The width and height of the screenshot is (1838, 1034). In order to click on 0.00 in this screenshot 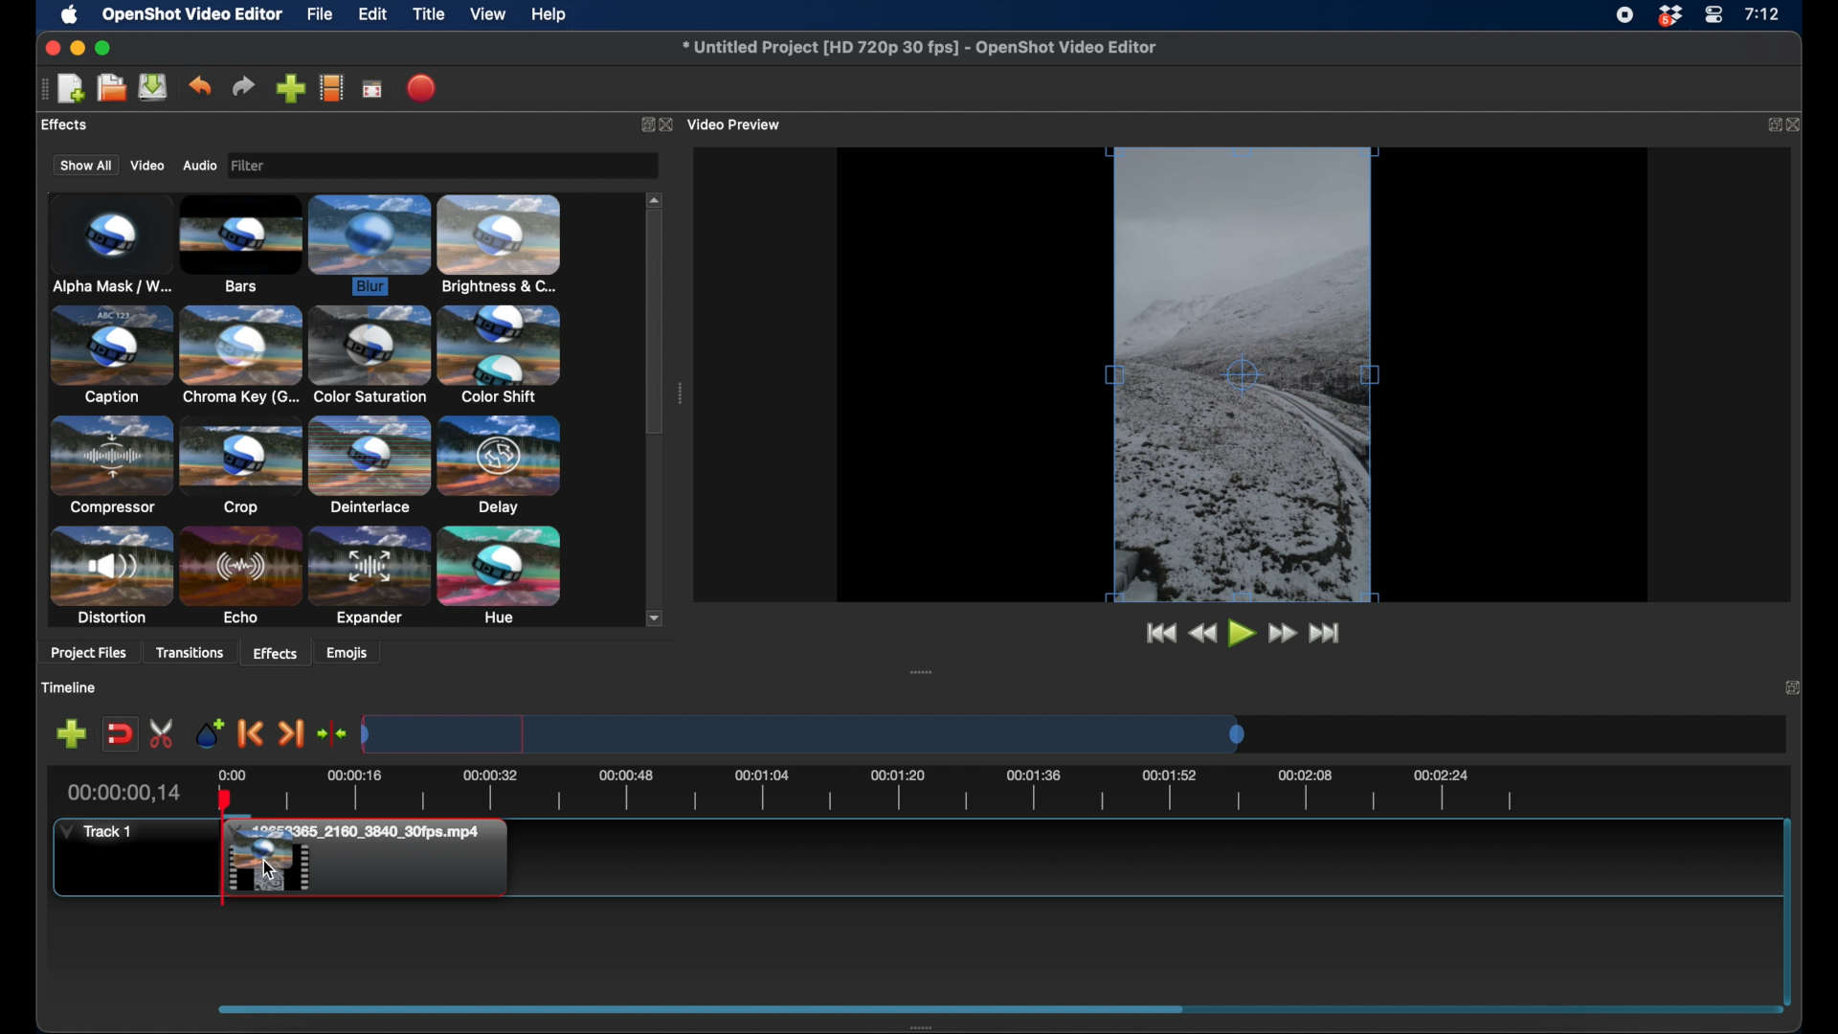, I will do `click(231, 774)`.